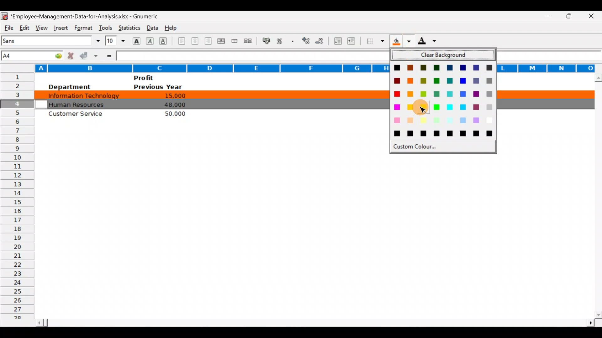 Image resolution: width=602 pixels, height=338 pixels. I want to click on Custom color, so click(416, 148).